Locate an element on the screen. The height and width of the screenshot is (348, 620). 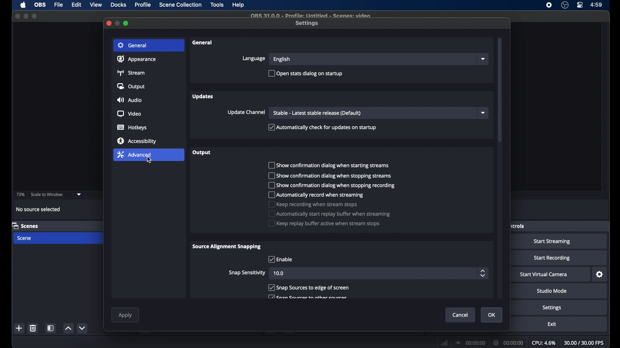
close is located at coordinates (17, 15).